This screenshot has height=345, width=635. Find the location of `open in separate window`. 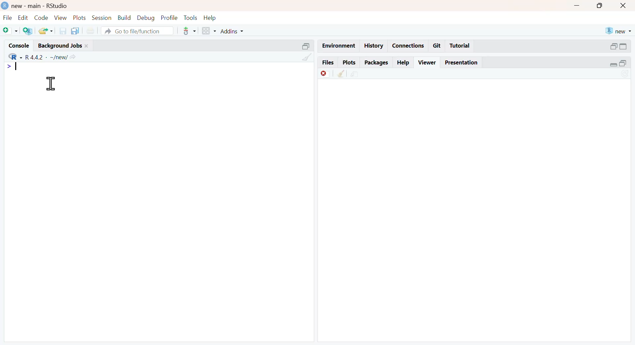

open in separate window is located at coordinates (623, 63).